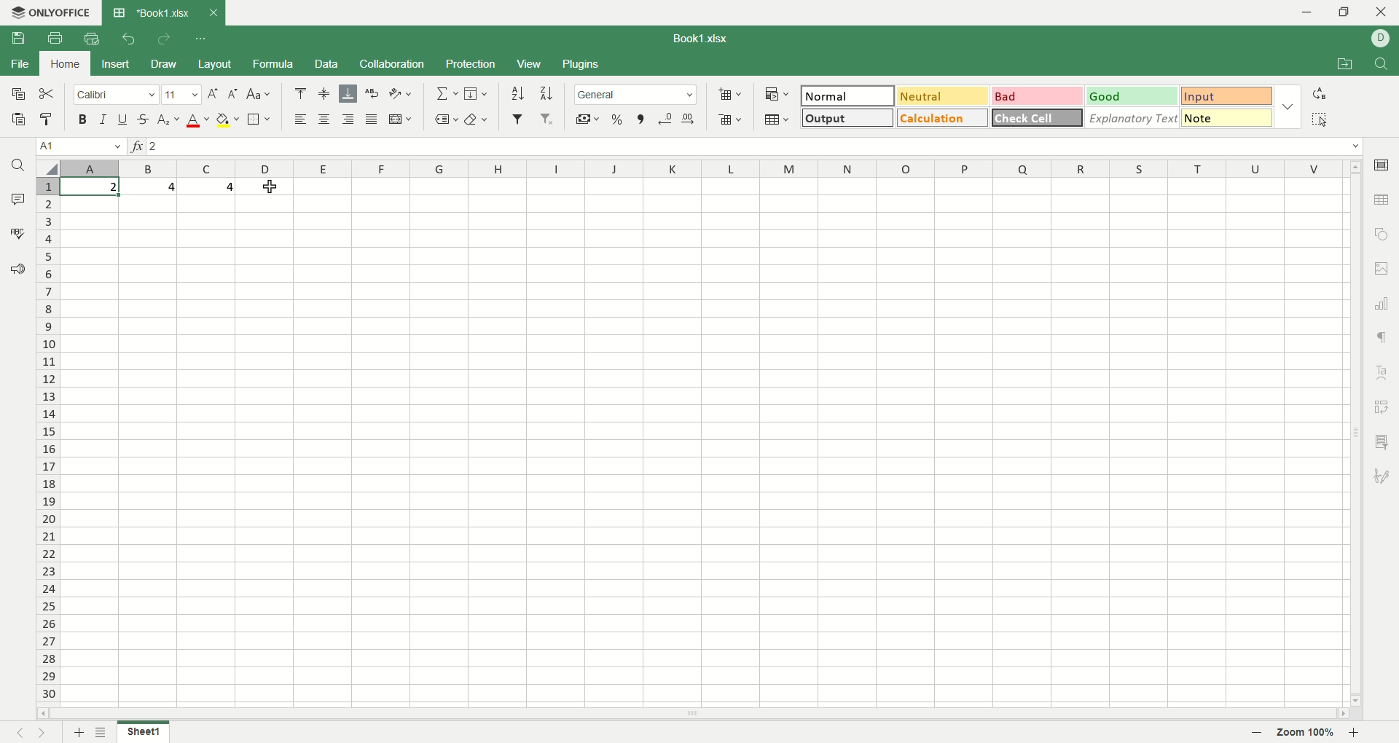  What do you see at coordinates (1380, 477) in the screenshot?
I see `signature settings` at bounding box center [1380, 477].